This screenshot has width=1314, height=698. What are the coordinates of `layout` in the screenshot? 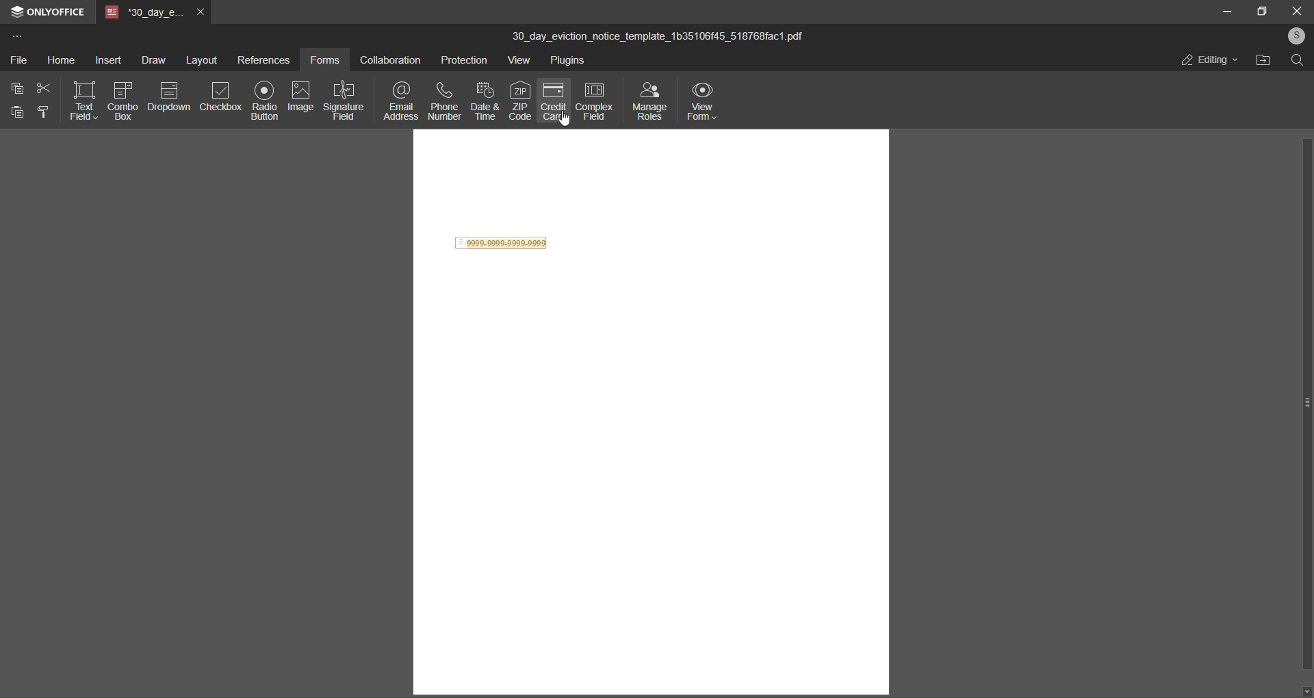 It's located at (200, 60).